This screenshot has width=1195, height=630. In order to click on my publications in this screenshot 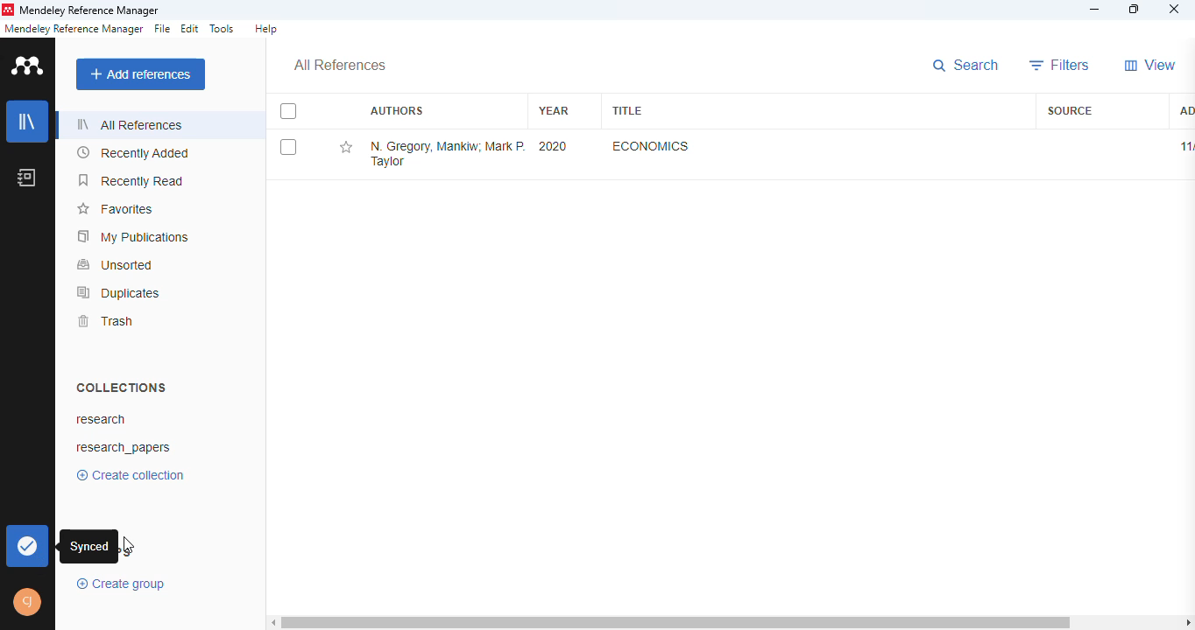, I will do `click(133, 235)`.